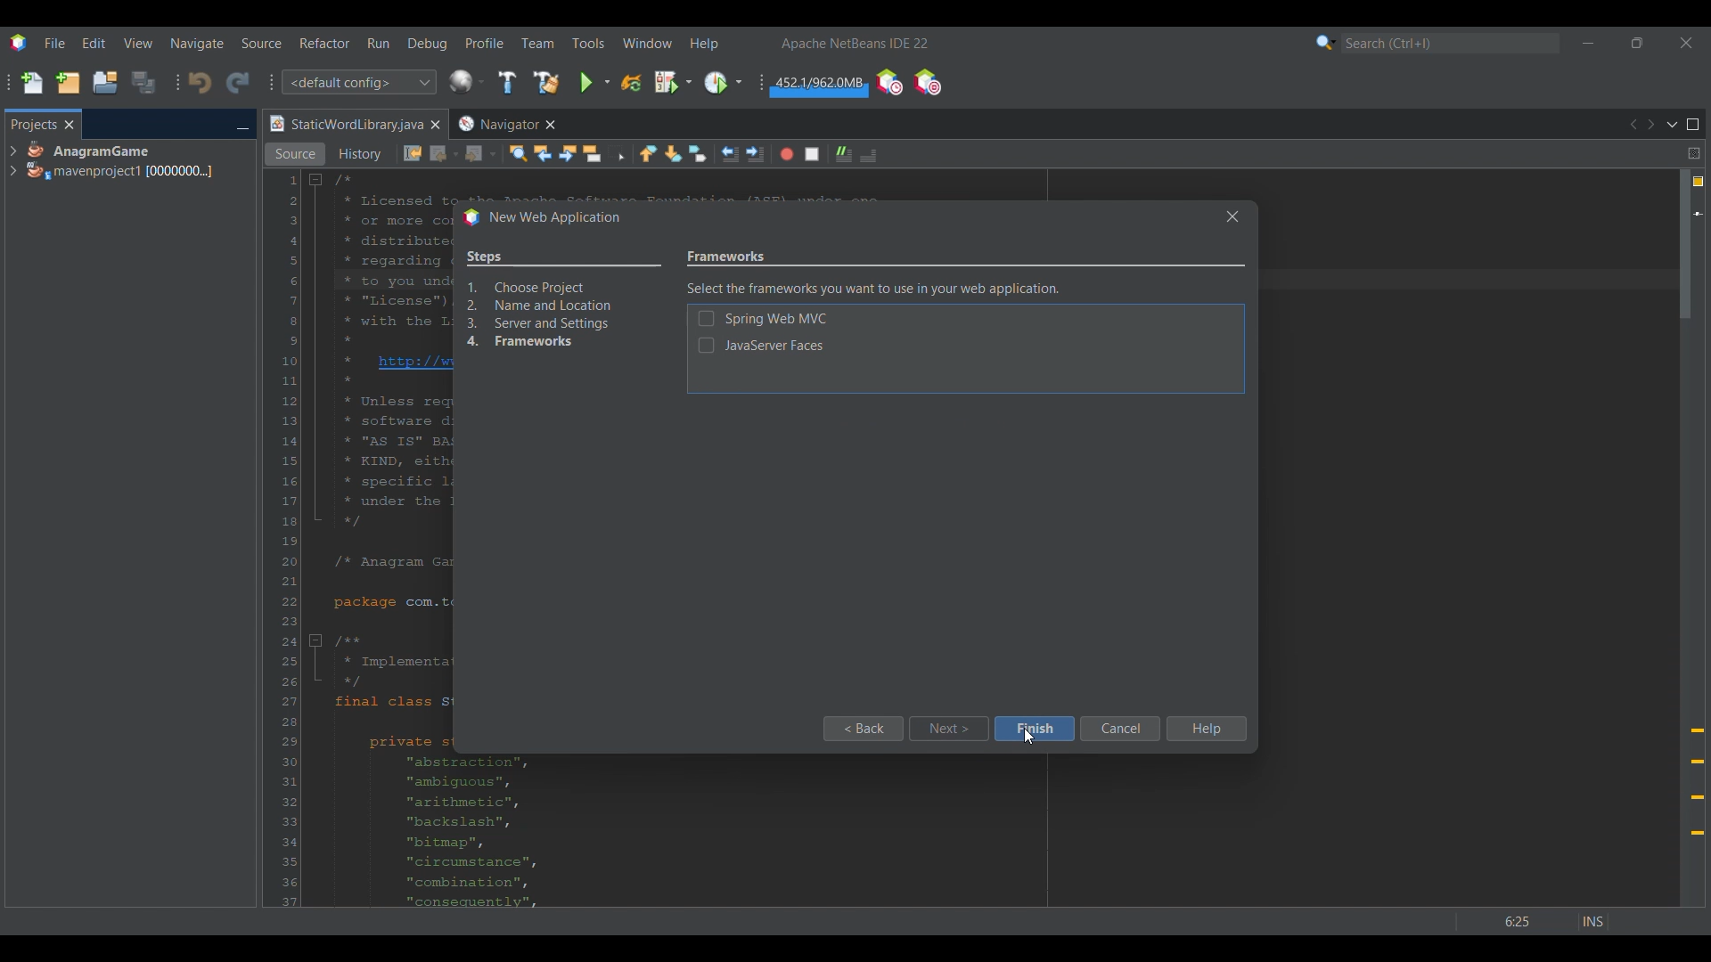  I want to click on Software logo, so click(18, 43).